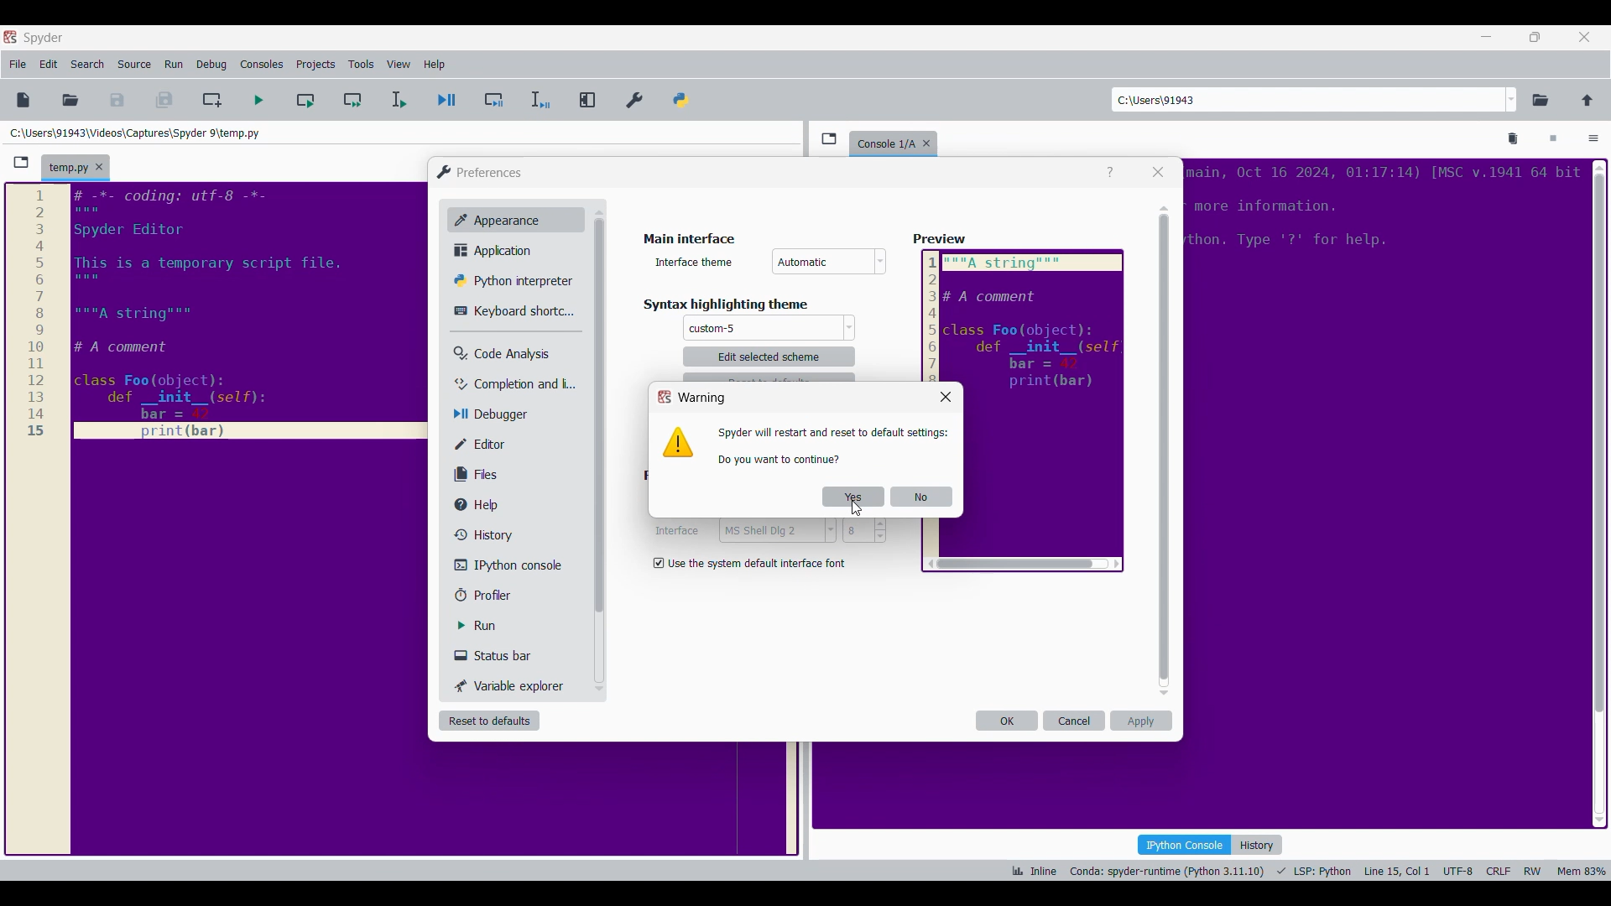  I want to click on MS Shell Dig 2 , so click(779, 530).